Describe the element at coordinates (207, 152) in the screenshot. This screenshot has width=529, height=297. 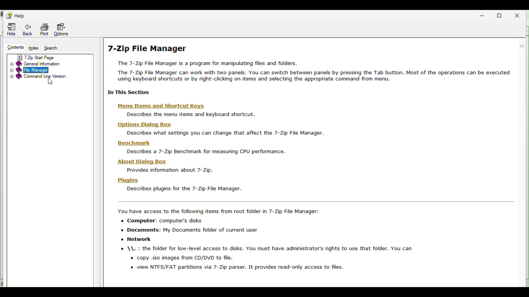
I see `Describes a 7-Zip Benchmark for measuring CPU performance.` at that location.